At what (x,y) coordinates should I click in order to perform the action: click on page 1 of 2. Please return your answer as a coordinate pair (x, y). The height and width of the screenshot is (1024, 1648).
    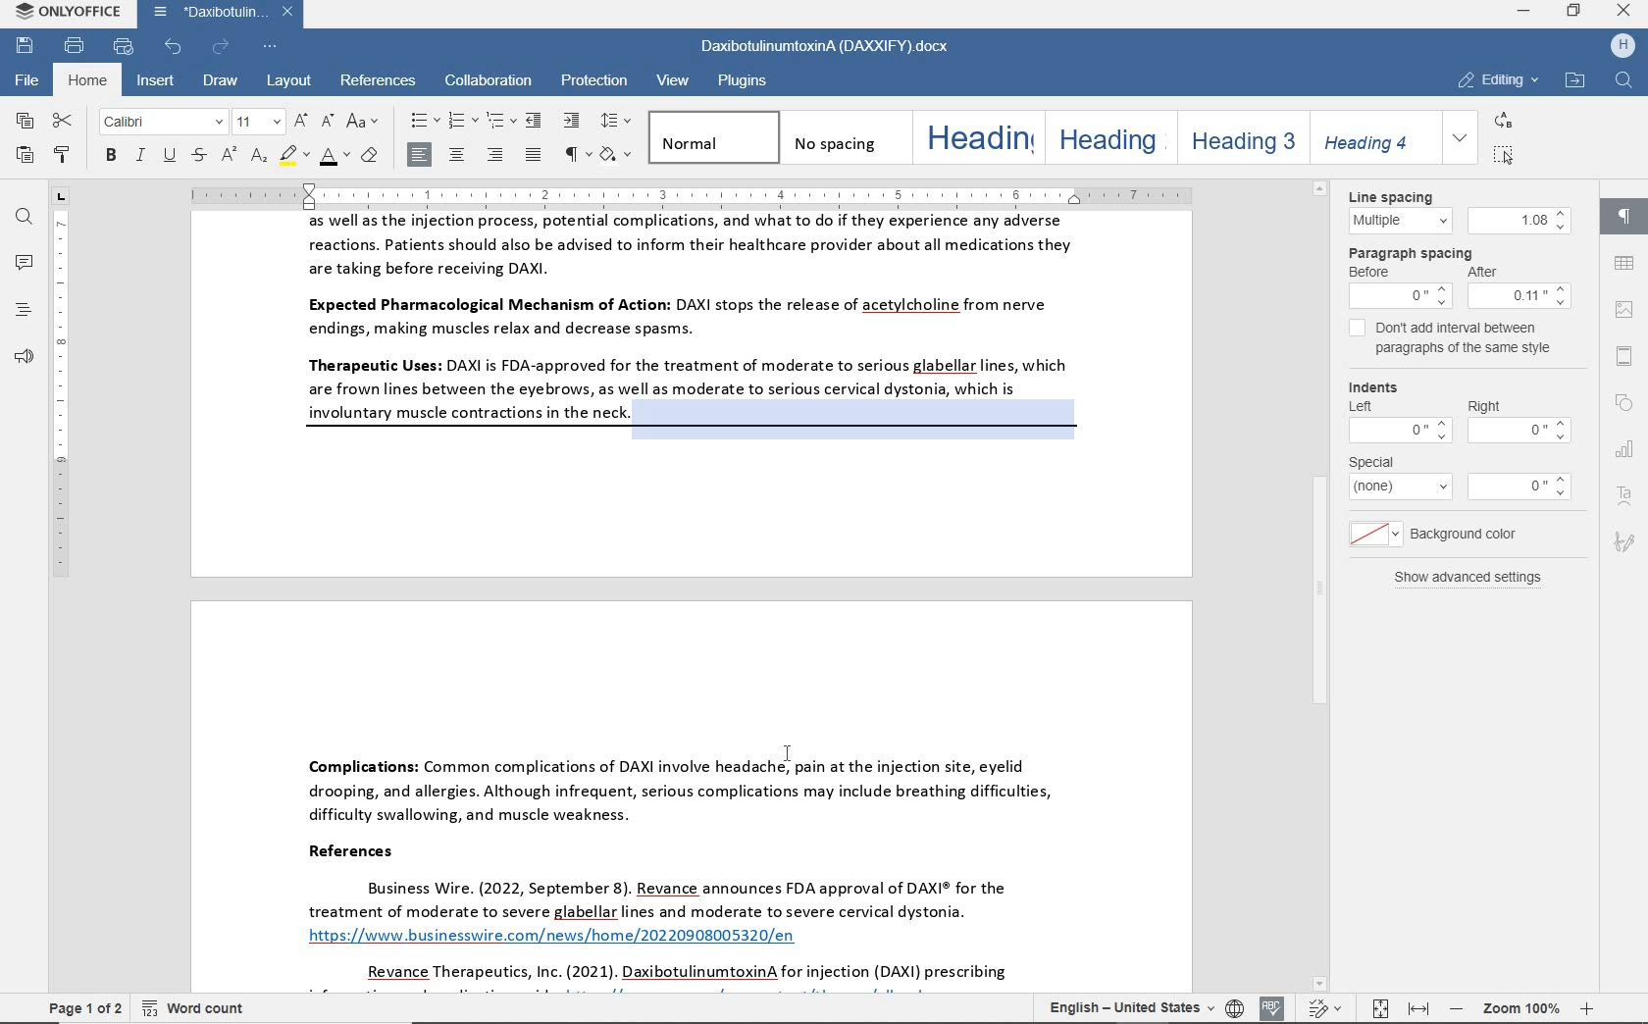
    Looking at the image, I should click on (85, 1006).